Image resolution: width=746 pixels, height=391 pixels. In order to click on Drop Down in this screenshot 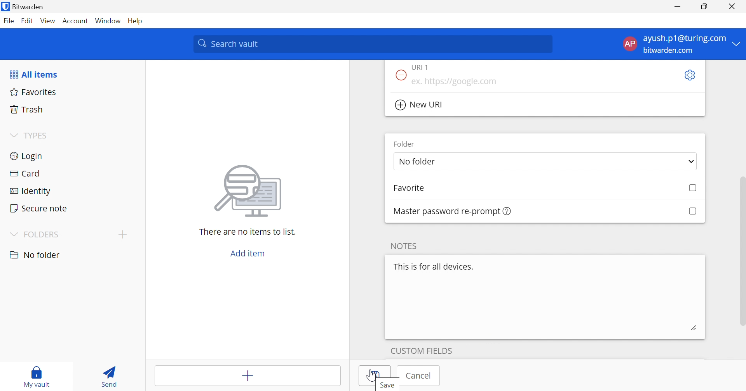, I will do `click(122, 234)`.